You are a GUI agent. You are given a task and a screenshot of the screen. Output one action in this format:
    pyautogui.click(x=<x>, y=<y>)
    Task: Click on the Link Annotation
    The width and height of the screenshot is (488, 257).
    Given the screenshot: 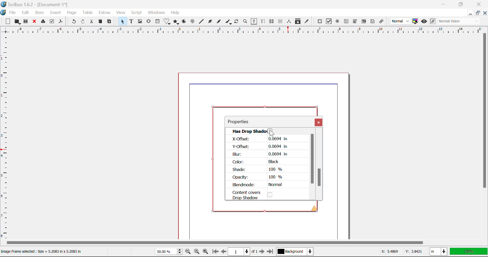 What is the action you would take?
    pyautogui.click(x=382, y=22)
    